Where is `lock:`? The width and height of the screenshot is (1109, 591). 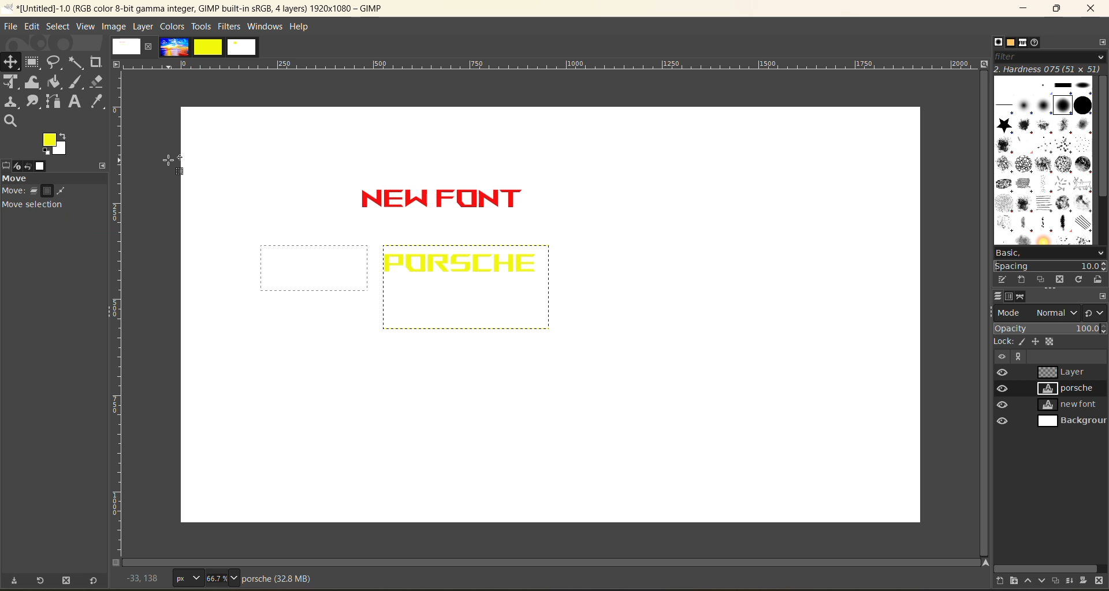 lock: is located at coordinates (999, 342).